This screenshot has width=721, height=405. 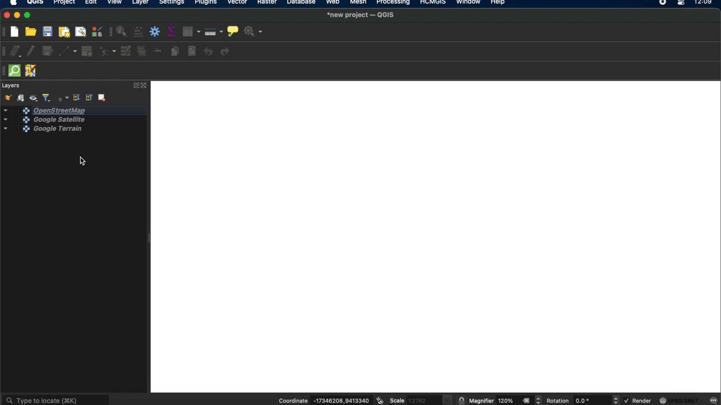 What do you see at coordinates (157, 51) in the screenshot?
I see `cut features` at bounding box center [157, 51].